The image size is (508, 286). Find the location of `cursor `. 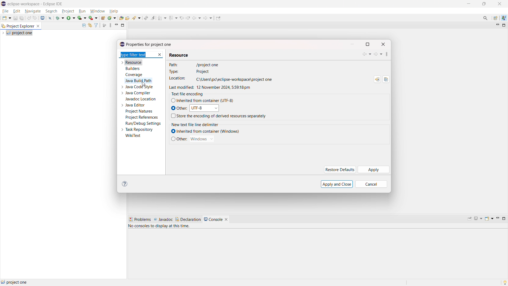

cursor  is located at coordinates (144, 84).